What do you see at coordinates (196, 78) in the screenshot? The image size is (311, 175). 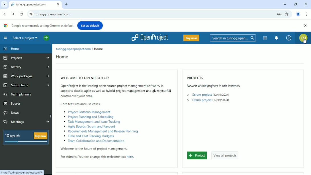 I see `Projects` at bounding box center [196, 78].